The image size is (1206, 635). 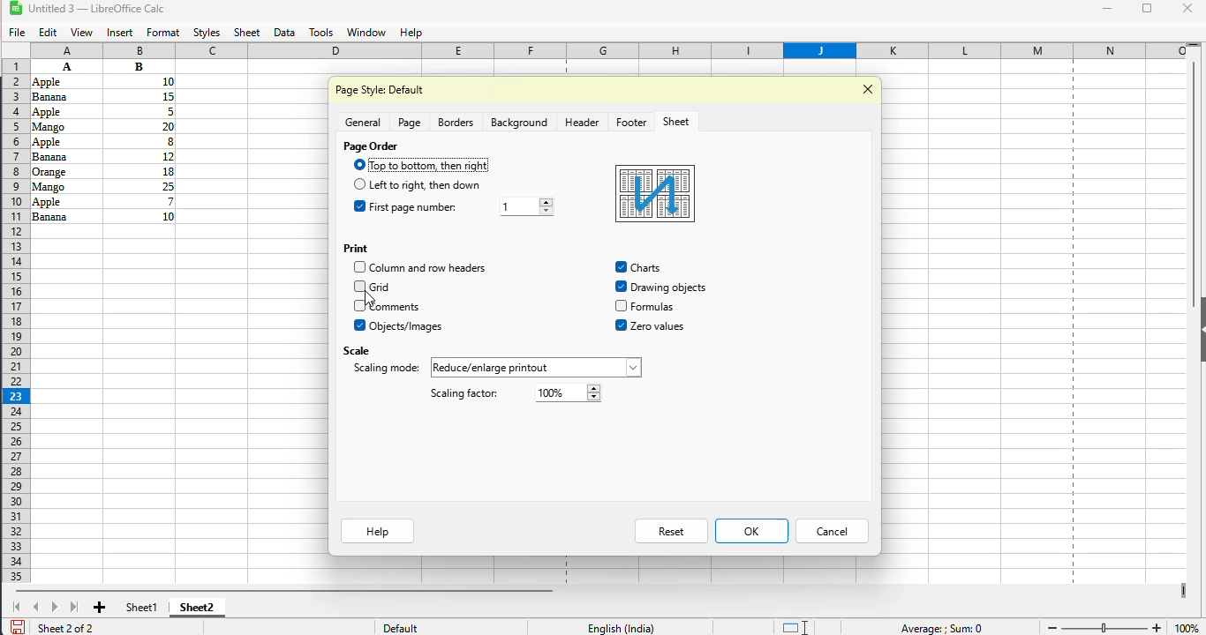 I want to click on show, so click(x=1198, y=329).